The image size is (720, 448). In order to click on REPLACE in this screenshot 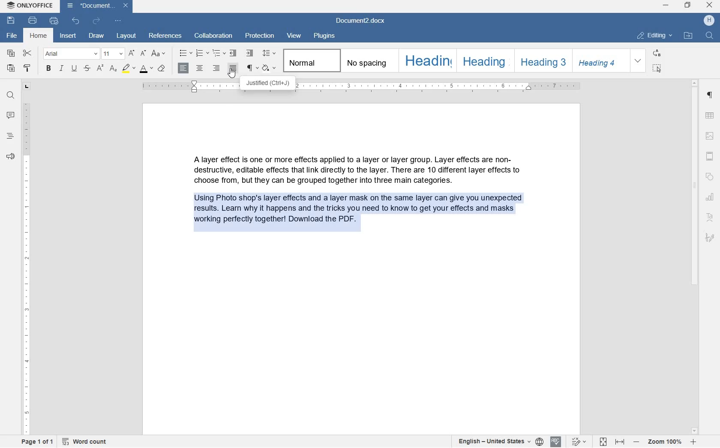, I will do `click(657, 52)`.